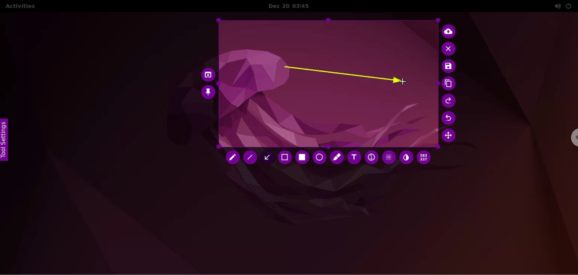 Image resolution: width=578 pixels, height=275 pixels. What do you see at coordinates (570, 139) in the screenshot?
I see `chrome options` at bounding box center [570, 139].